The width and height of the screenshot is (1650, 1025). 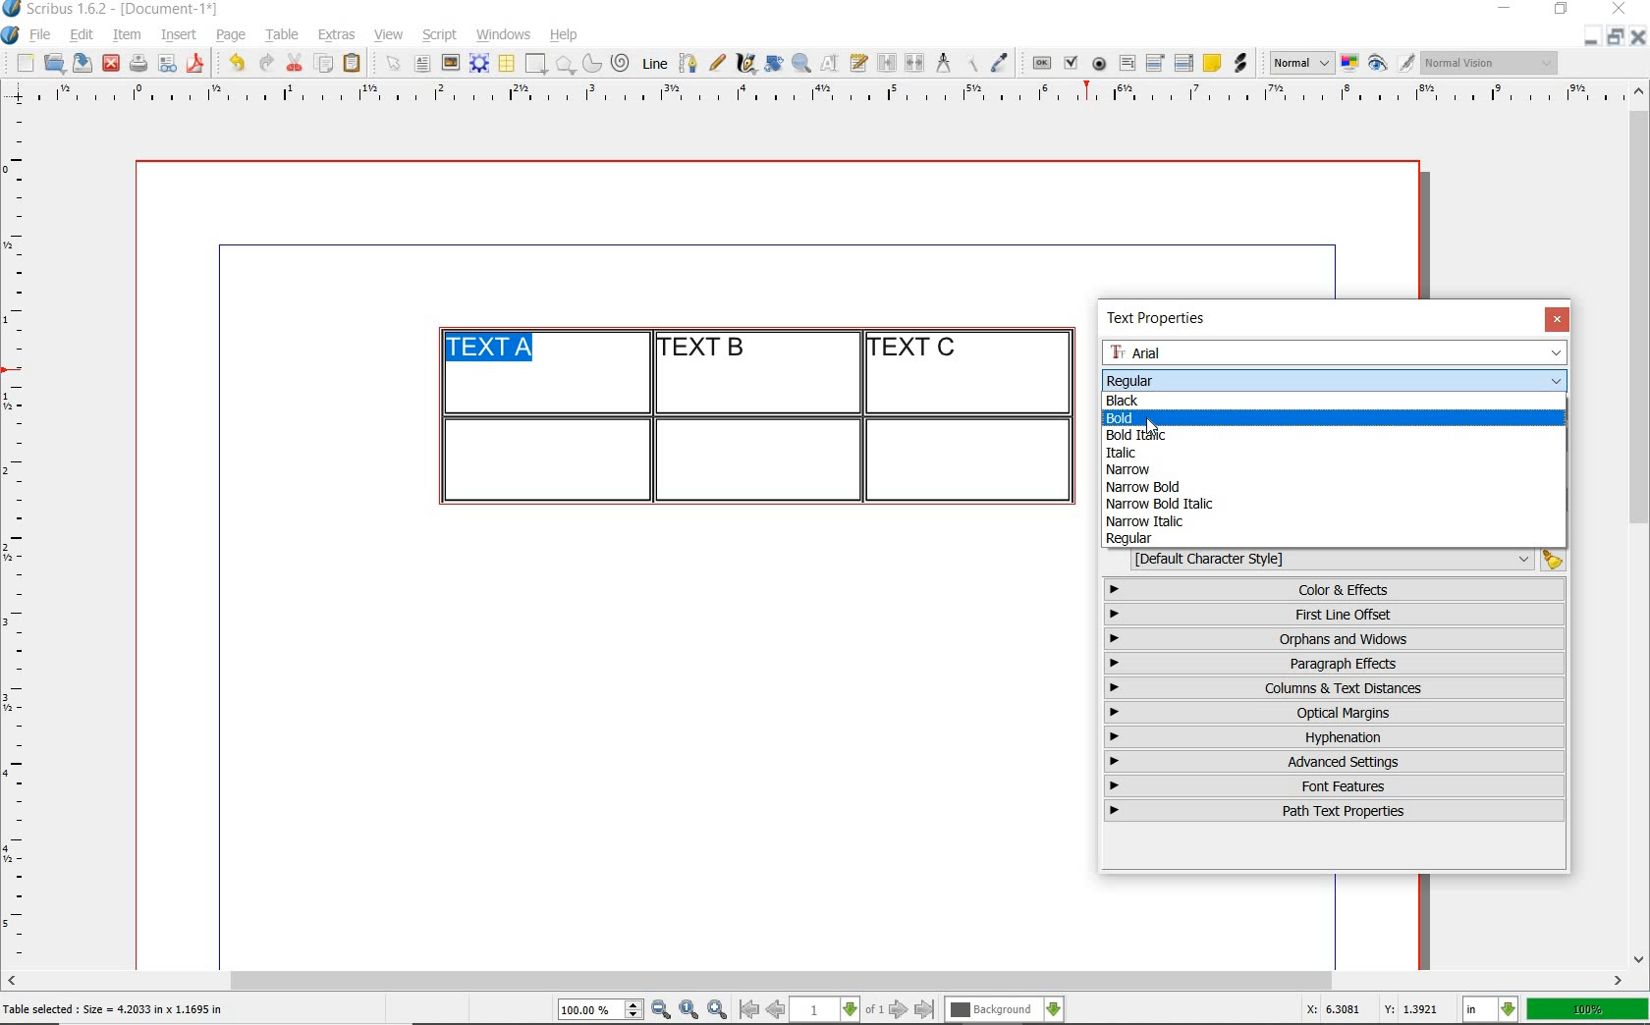 I want to click on text properties, so click(x=1163, y=318).